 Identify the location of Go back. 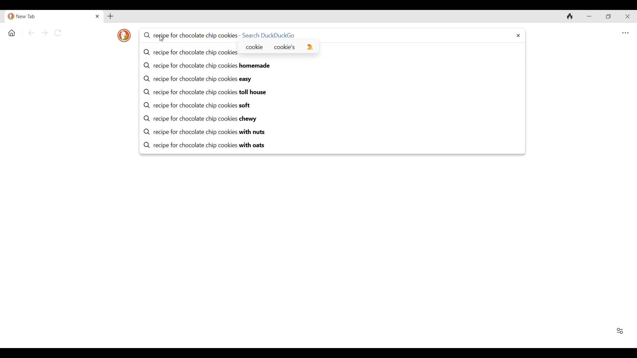
(31, 33).